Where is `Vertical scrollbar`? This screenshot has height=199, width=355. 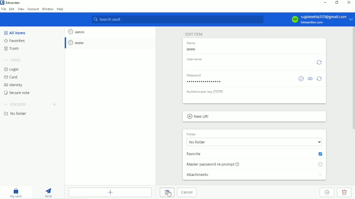 Vertical scrollbar is located at coordinates (353, 79).